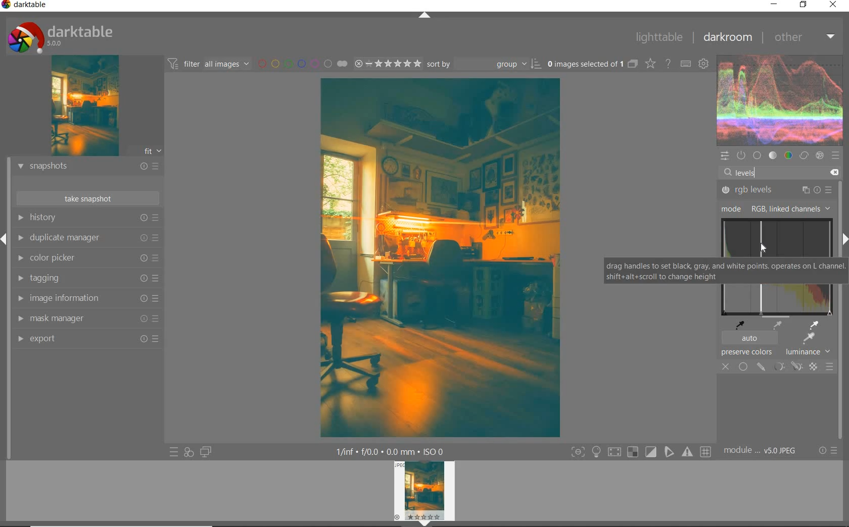 The height and width of the screenshot is (527, 849). I want to click on export, so click(87, 339).